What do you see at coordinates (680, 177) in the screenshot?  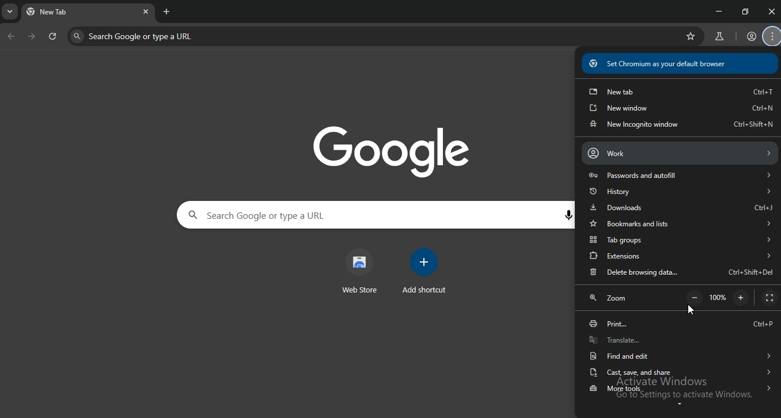 I see `passwords and autofill` at bounding box center [680, 177].